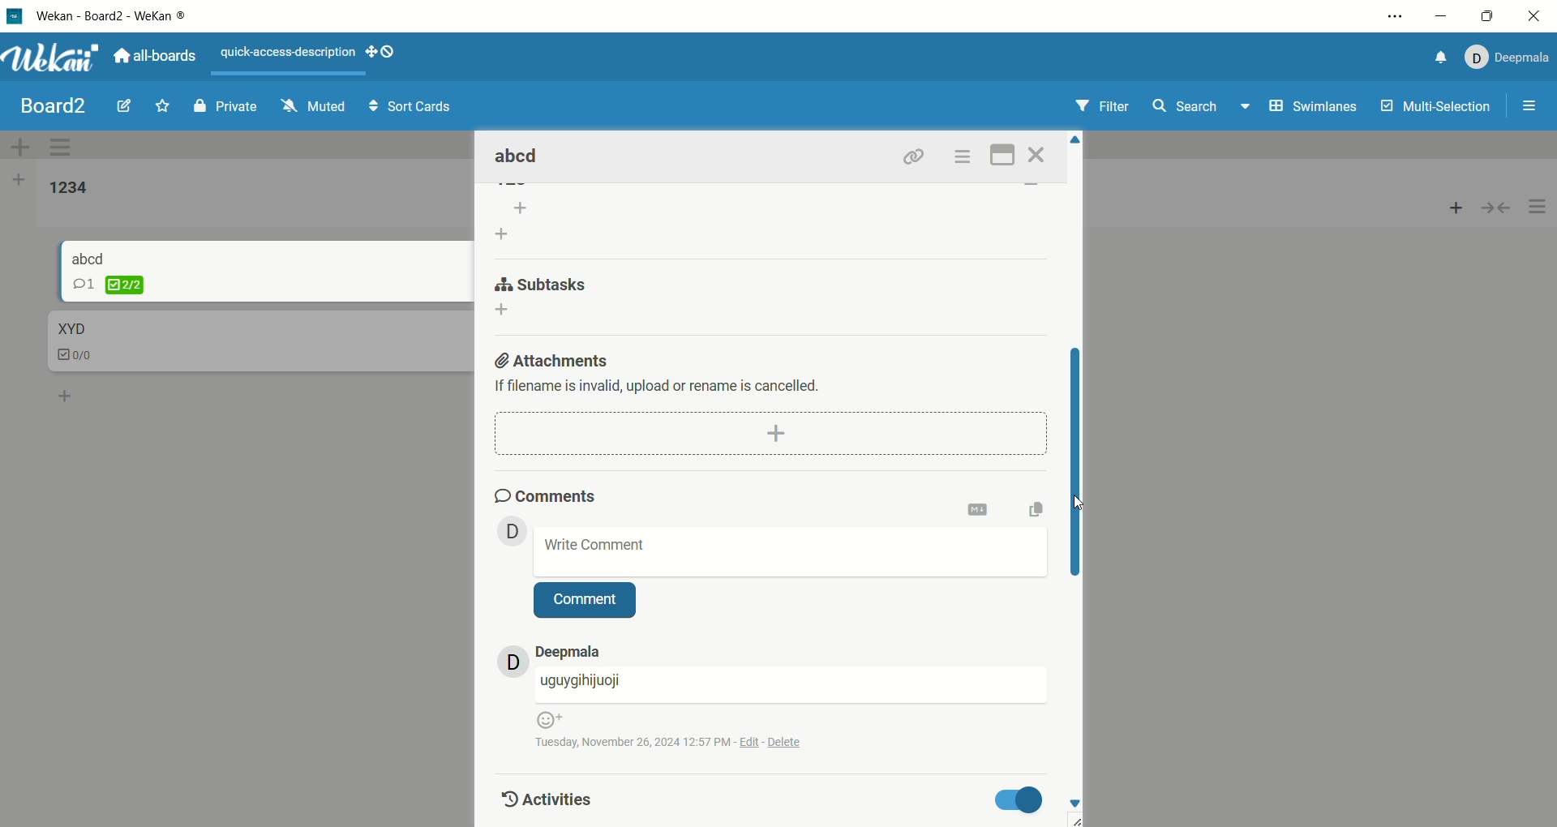  Describe the element at coordinates (585, 601) in the screenshot. I see `comment` at that location.